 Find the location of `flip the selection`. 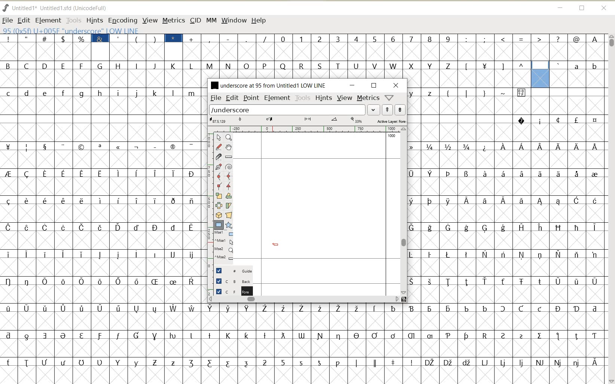

flip the selection is located at coordinates (218, 205).